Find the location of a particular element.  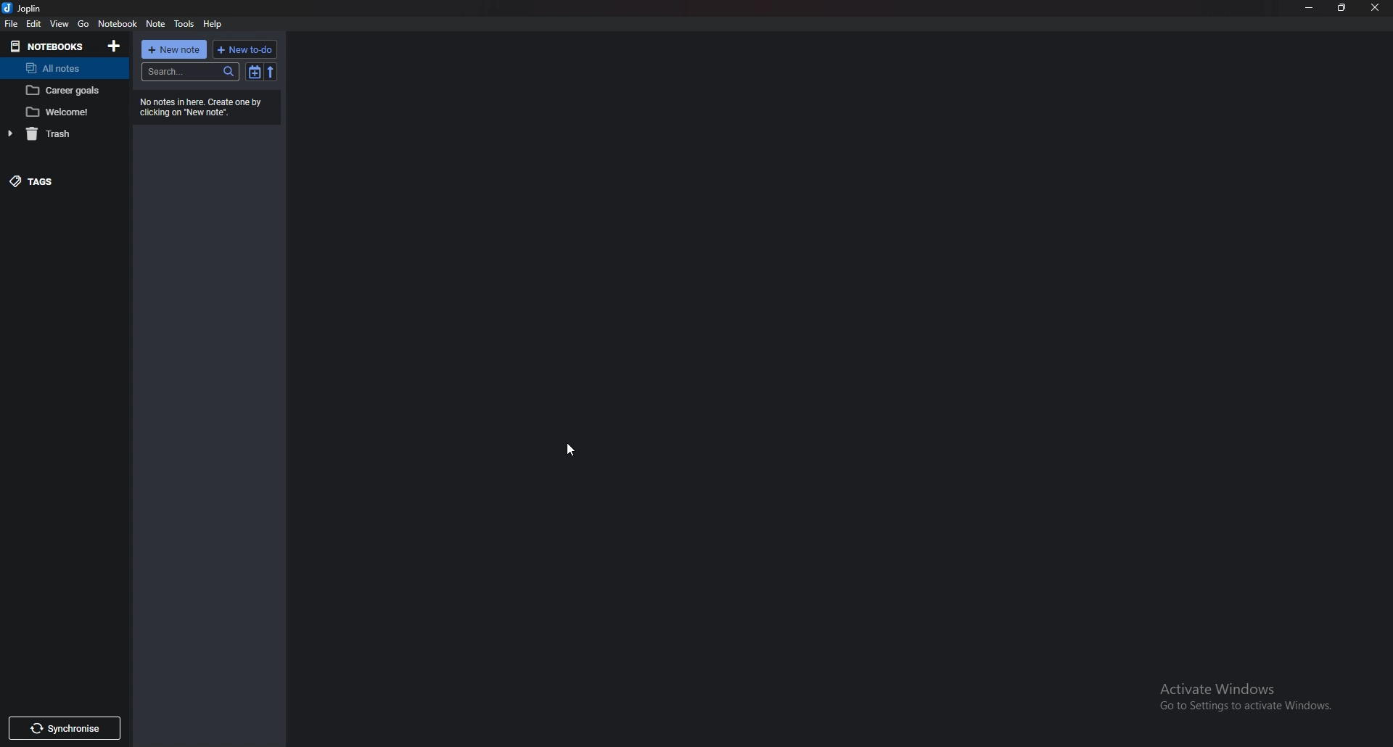

toggle sort order is located at coordinates (253, 72).